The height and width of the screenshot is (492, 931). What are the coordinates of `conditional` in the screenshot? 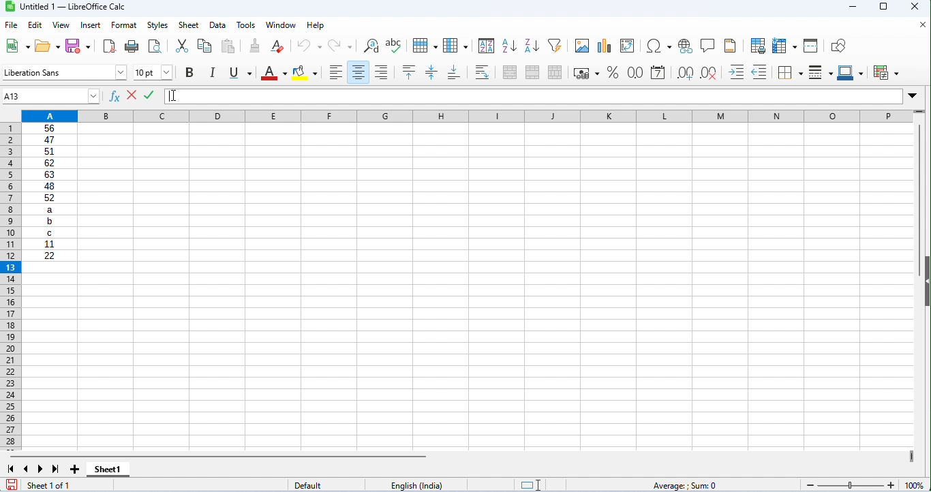 It's located at (885, 72).